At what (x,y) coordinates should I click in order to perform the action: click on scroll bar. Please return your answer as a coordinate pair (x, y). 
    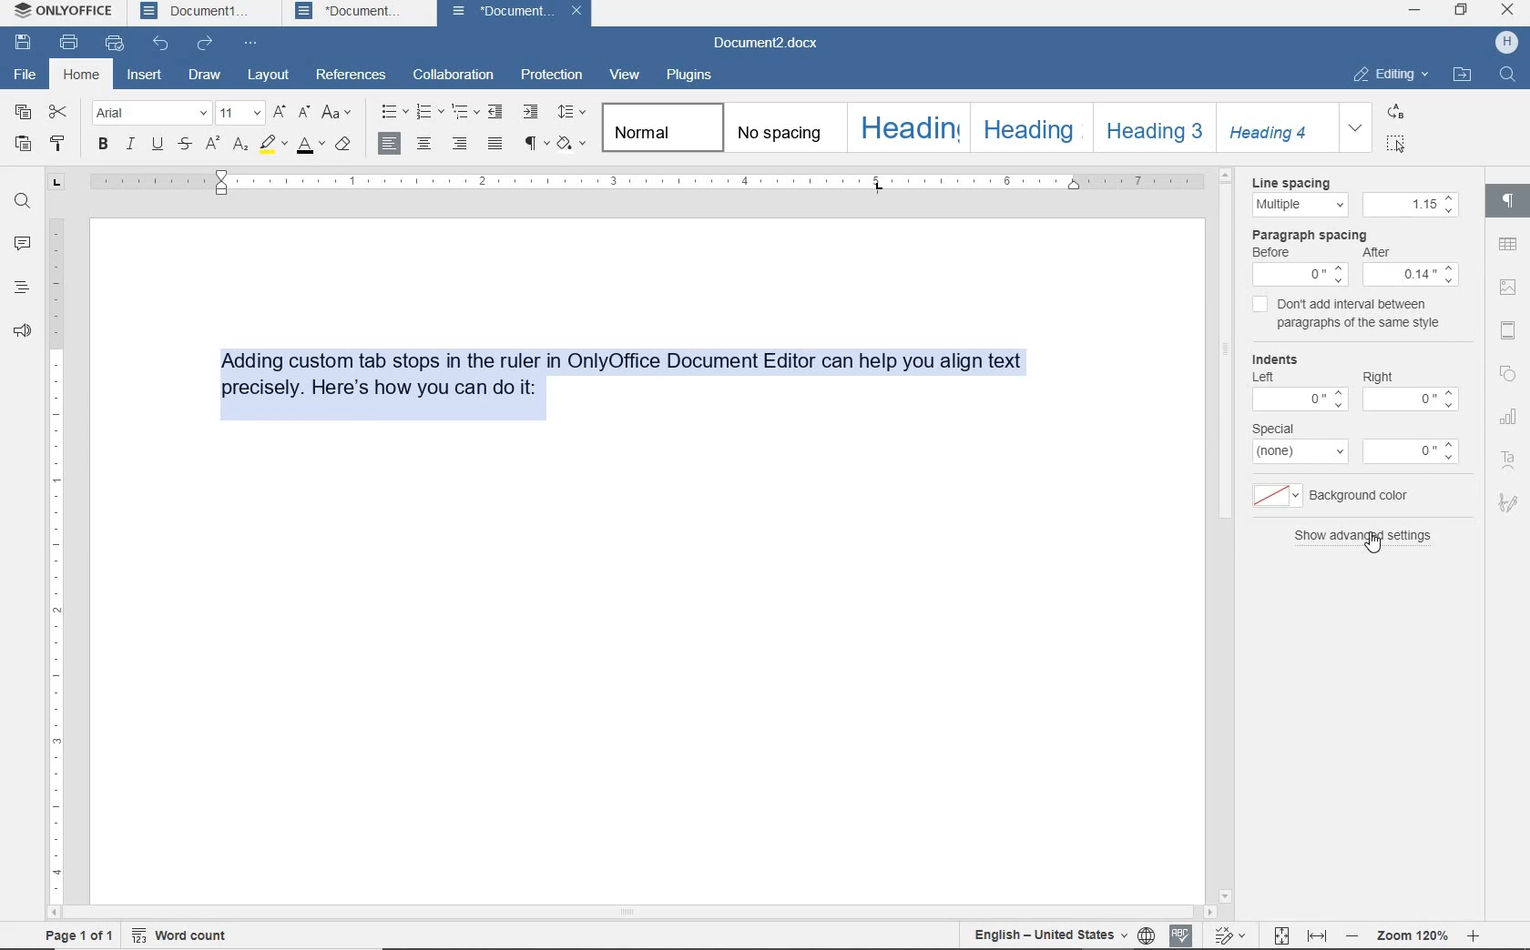
    Looking at the image, I should click on (1223, 534).